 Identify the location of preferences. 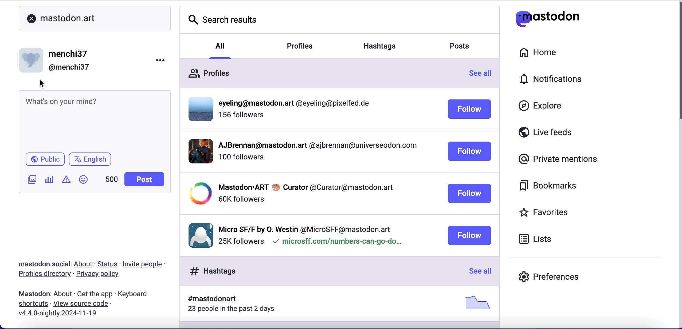
(548, 278).